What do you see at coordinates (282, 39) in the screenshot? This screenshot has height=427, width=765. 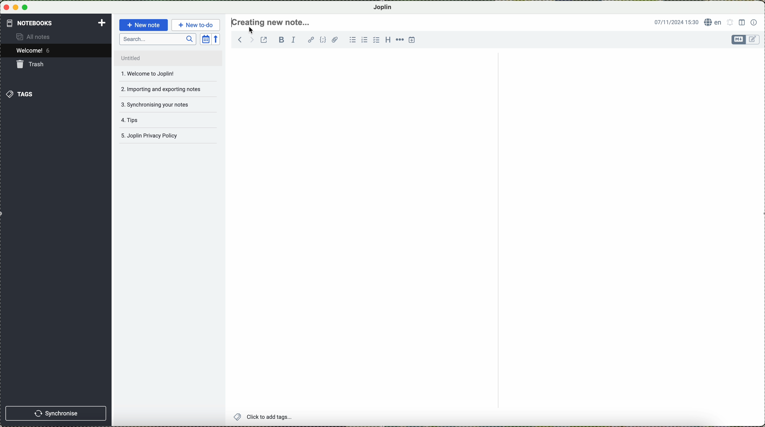 I see `bold` at bounding box center [282, 39].